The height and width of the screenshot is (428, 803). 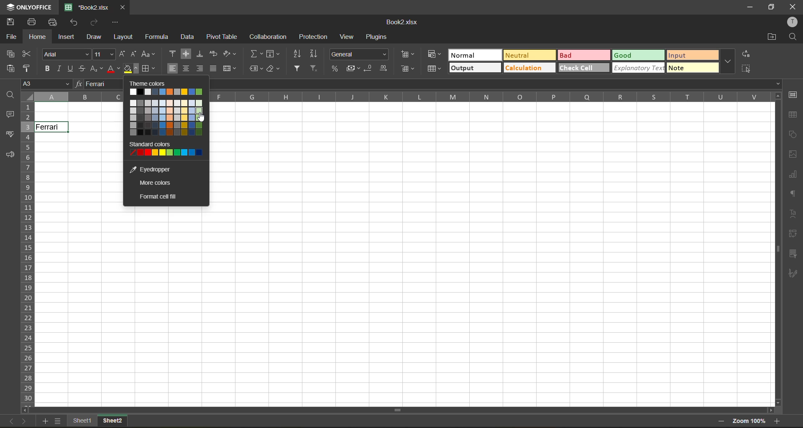 I want to click on images, so click(x=791, y=155).